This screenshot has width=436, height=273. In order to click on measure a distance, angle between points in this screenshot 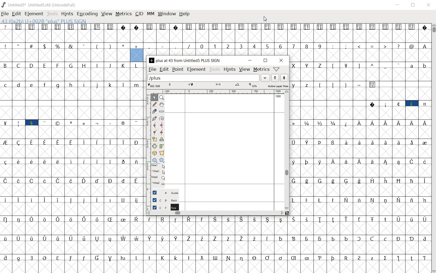, I will do `click(162, 111)`.